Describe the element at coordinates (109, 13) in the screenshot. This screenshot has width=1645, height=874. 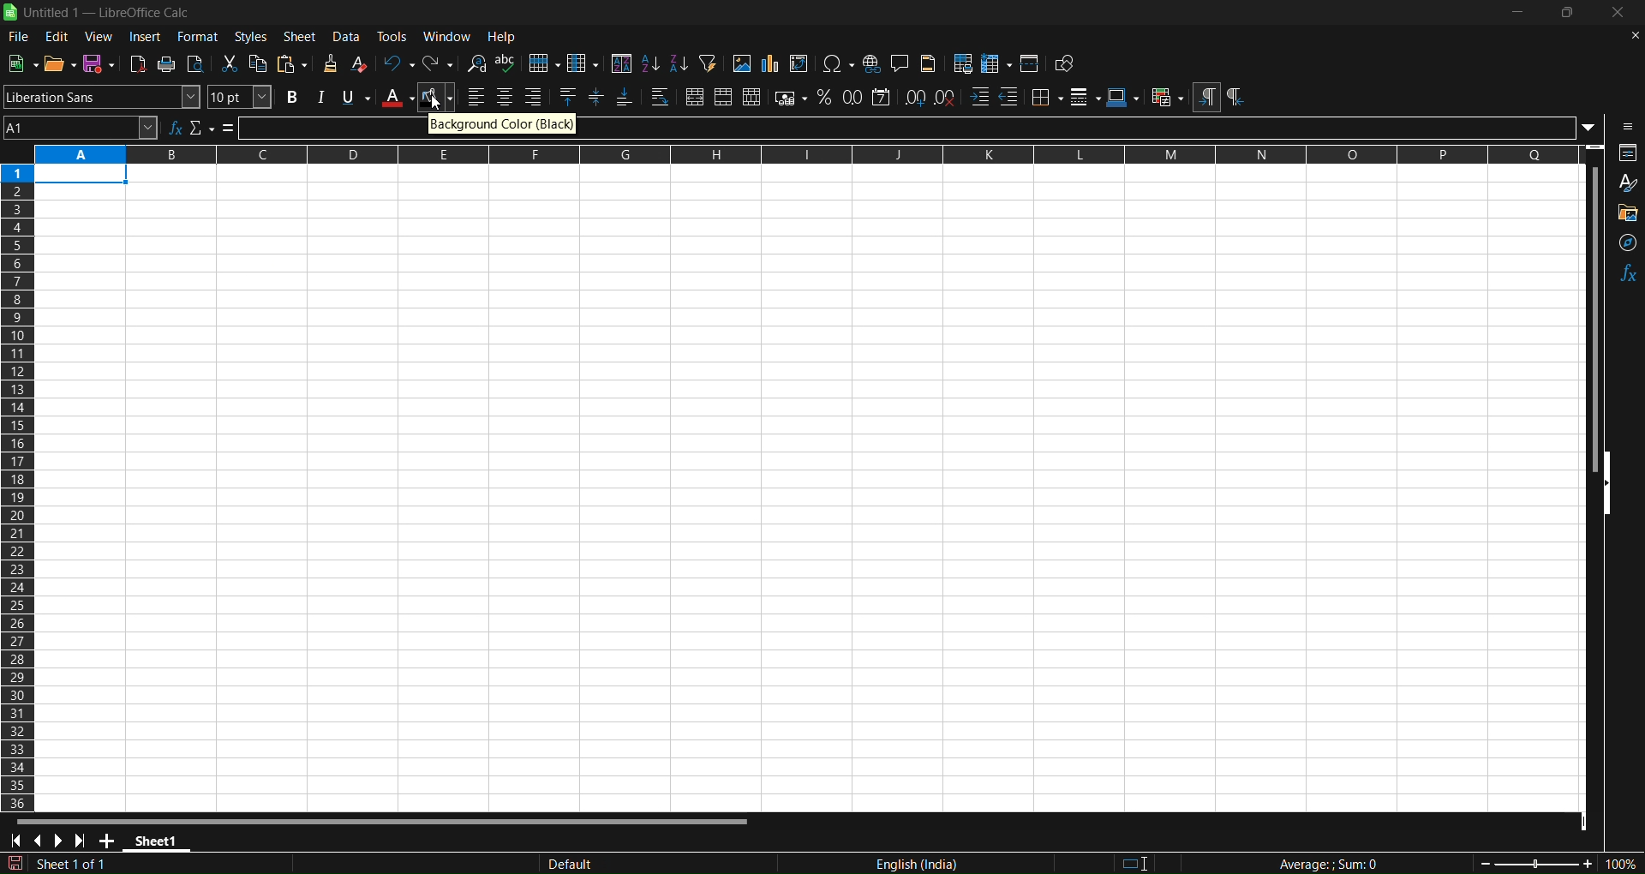
I see `title` at that location.